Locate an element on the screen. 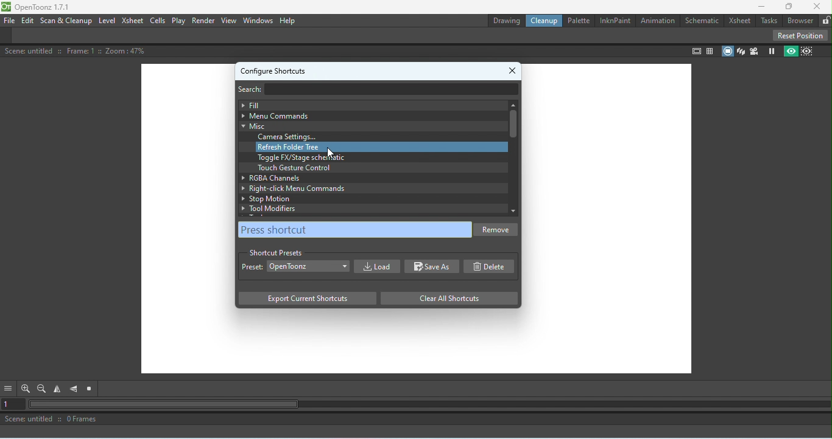 This screenshot has height=439, width=832. Save As is located at coordinates (432, 267).